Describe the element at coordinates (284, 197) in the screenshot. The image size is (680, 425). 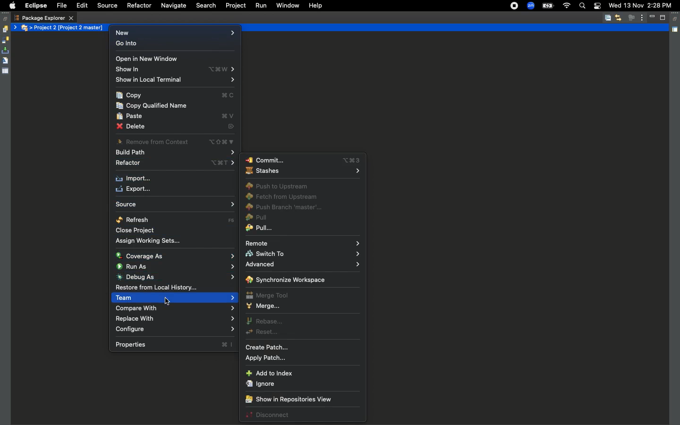
I see `Fetch from upstream` at that location.